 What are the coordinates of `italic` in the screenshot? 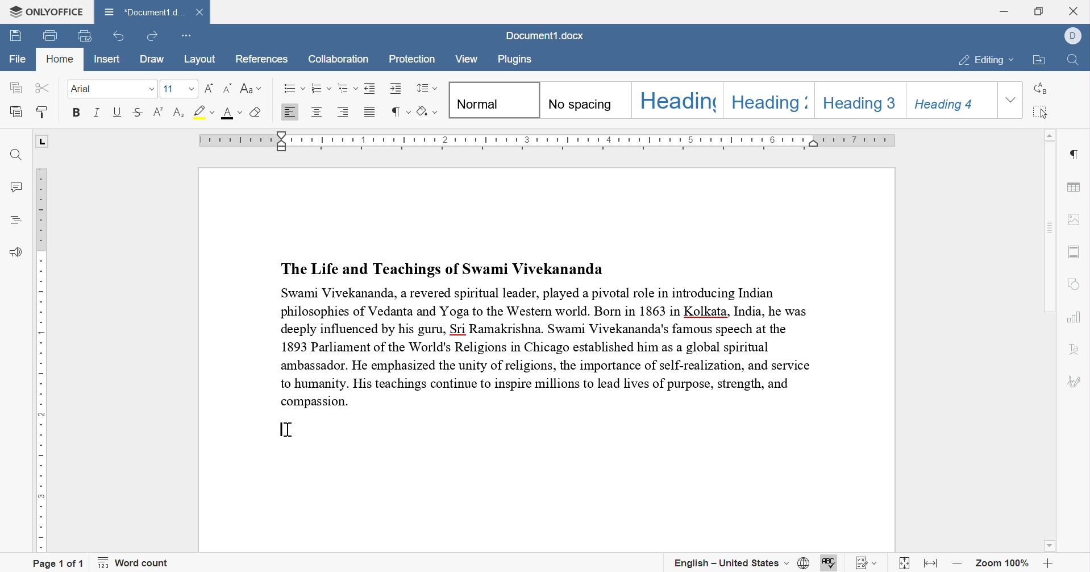 It's located at (98, 113).